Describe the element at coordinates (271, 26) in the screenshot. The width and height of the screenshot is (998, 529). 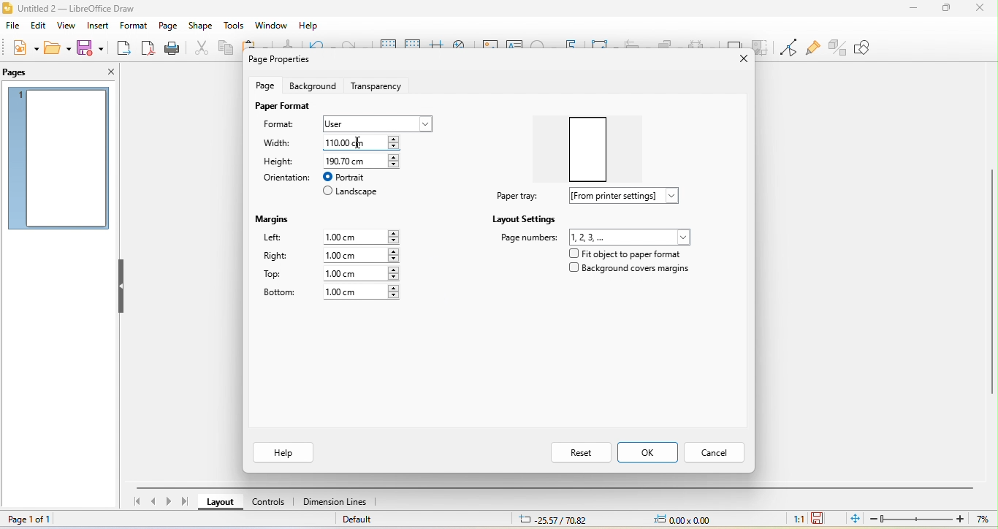
I see `window` at that location.